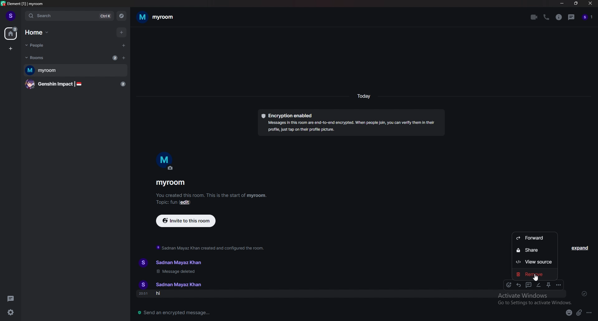 The width and height of the screenshot is (598, 321). What do you see at coordinates (115, 58) in the screenshot?
I see `new message count` at bounding box center [115, 58].